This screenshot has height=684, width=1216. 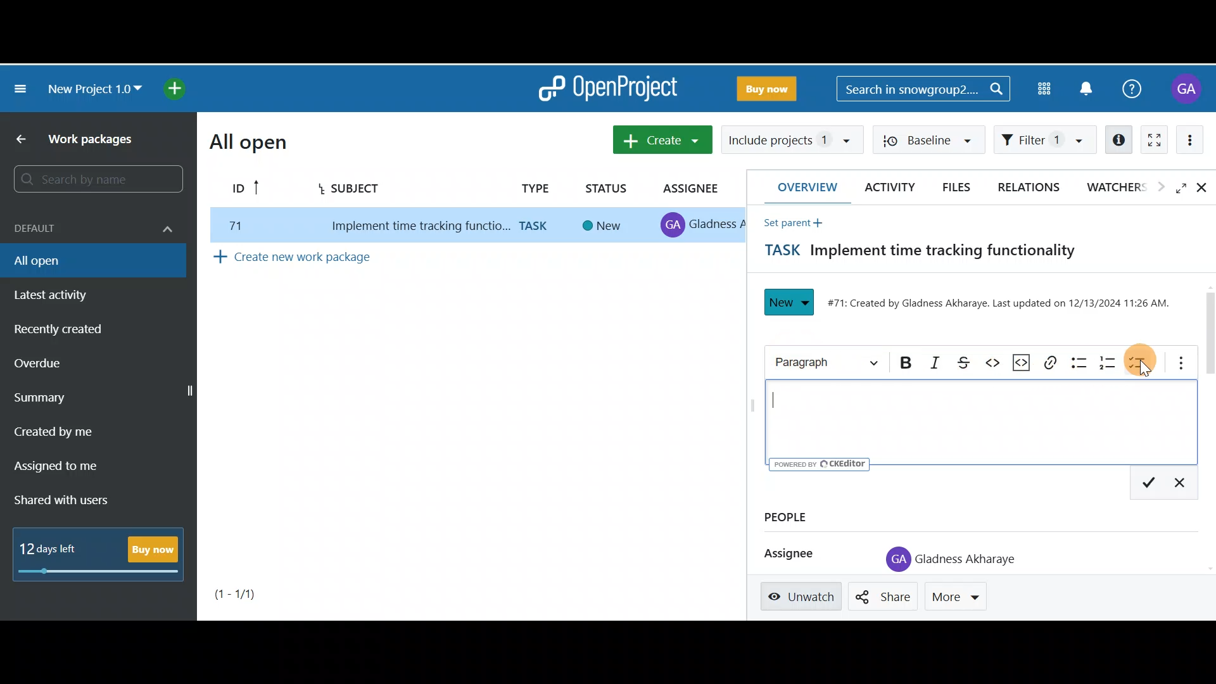 What do you see at coordinates (1156, 140) in the screenshot?
I see `Activate zen mode` at bounding box center [1156, 140].